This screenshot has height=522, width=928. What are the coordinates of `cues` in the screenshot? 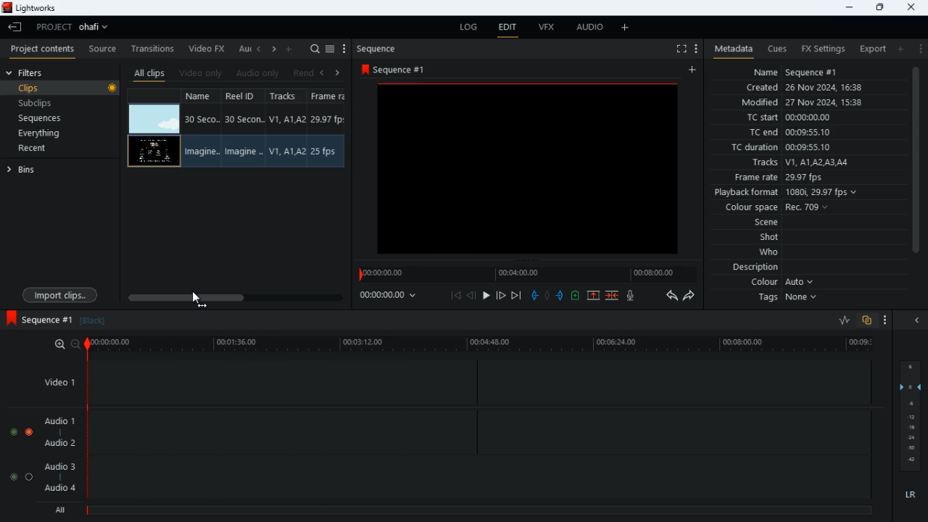 It's located at (773, 49).